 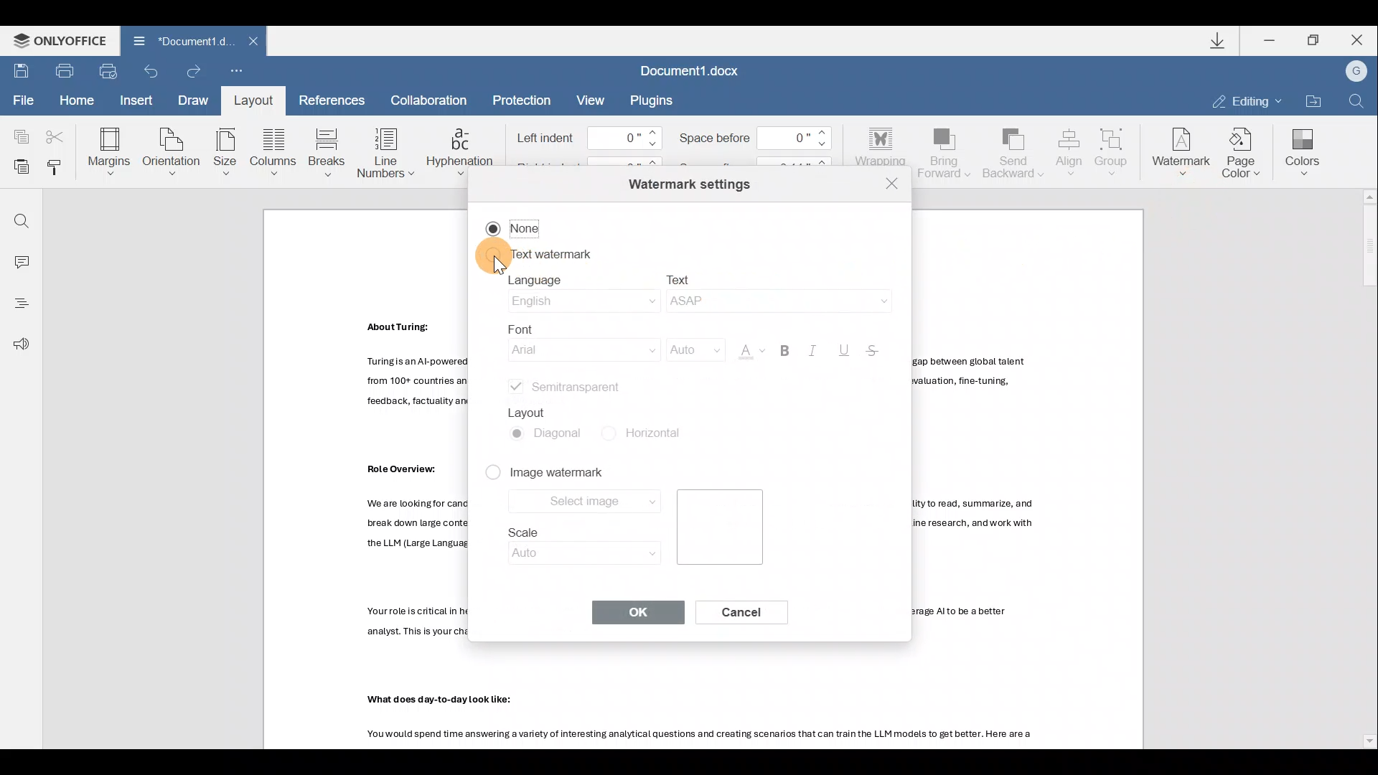 What do you see at coordinates (19, 167) in the screenshot?
I see `Paste` at bounding box center [19, 167].